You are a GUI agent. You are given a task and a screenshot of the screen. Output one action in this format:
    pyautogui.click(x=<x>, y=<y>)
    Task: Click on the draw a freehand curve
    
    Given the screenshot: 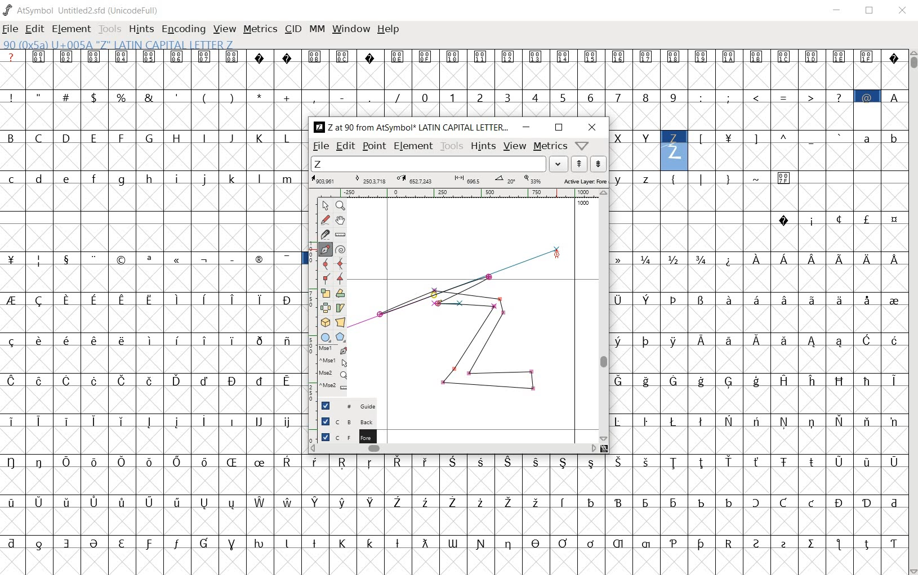 What is the action you would take?
    pyautogui.click(x=325, y=220)
    